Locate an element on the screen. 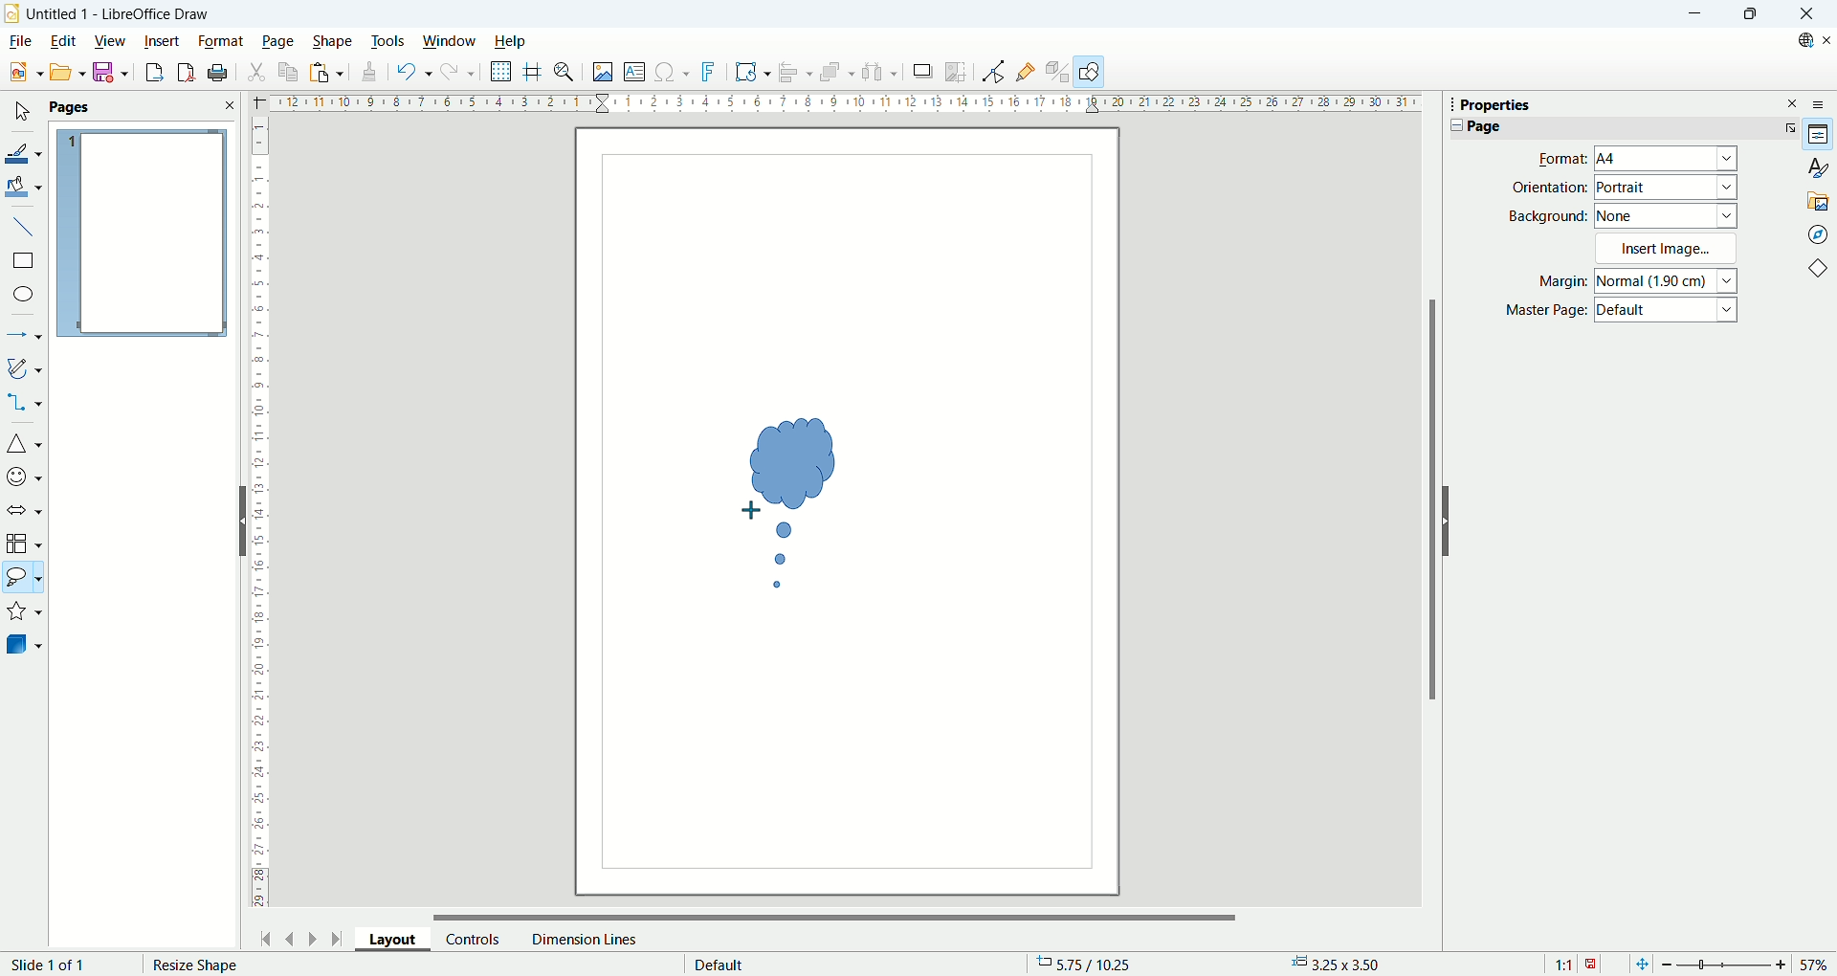 The image size is (1837, 976). Close sidebar deck is located at coordinates (1793, 102).